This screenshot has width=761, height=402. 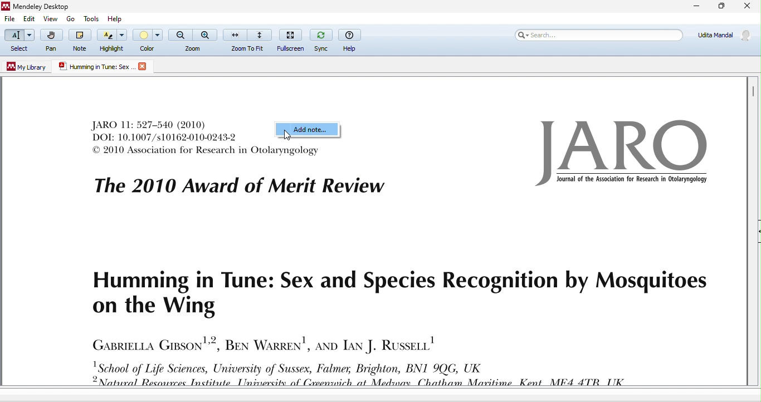 I want to click on file, so click(x=11, y=20).